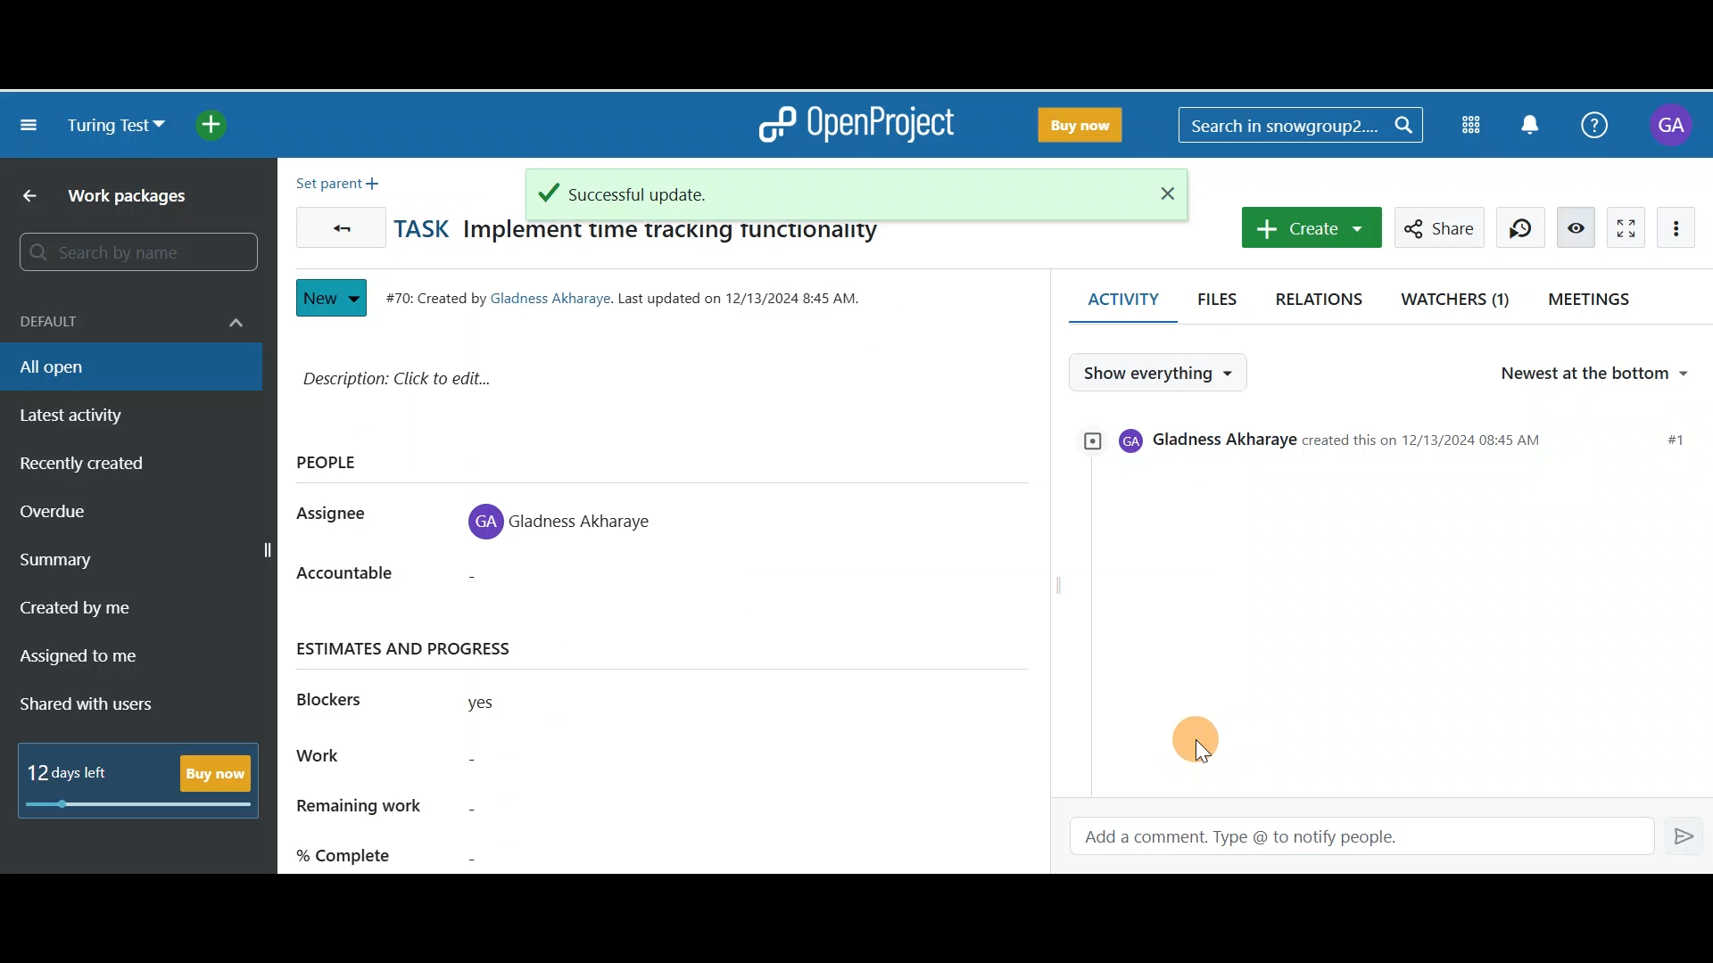  What do you see at coordinates (360, 580) in the screenshot?
I see `Accountable` at bounding box center [360, 580].